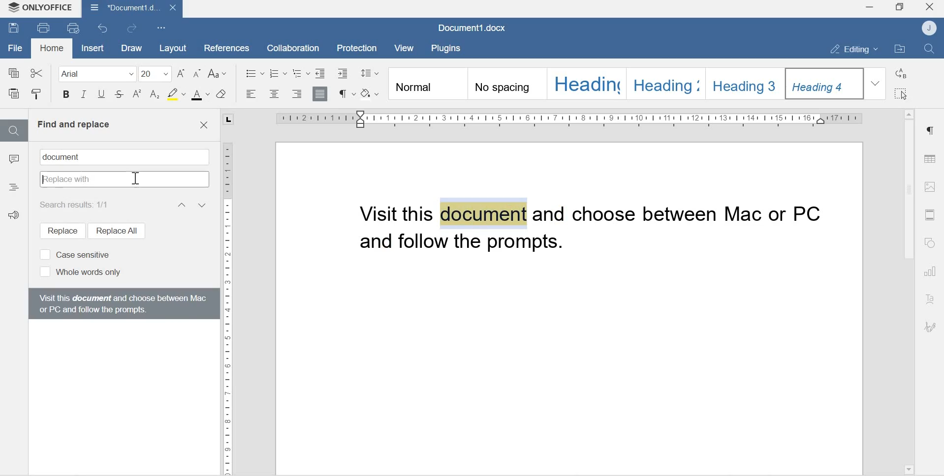 The image size is (944, 476). I want to click on Replace, so click(58, 231).